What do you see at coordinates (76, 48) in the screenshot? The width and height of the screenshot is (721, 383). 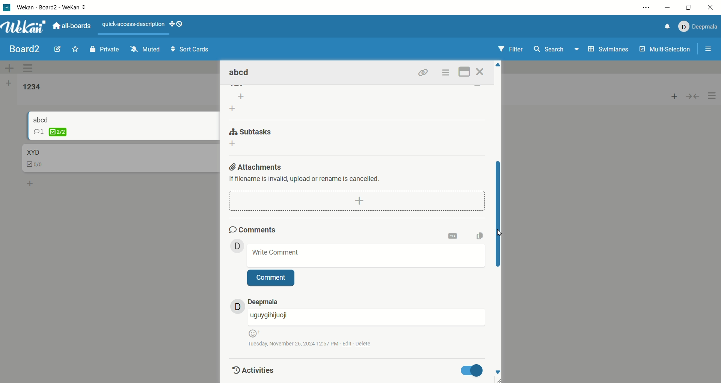 I see `favorite` at bounding box center [76, 48].